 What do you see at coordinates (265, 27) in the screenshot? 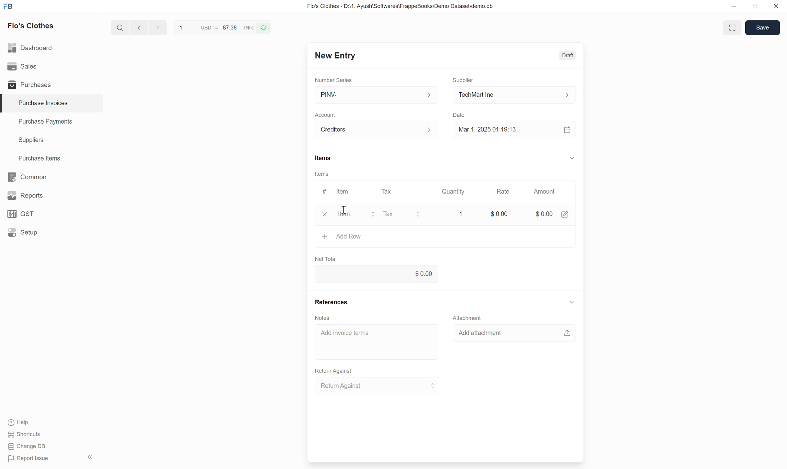
I see `refresh ` at bounding box center [265, 27].